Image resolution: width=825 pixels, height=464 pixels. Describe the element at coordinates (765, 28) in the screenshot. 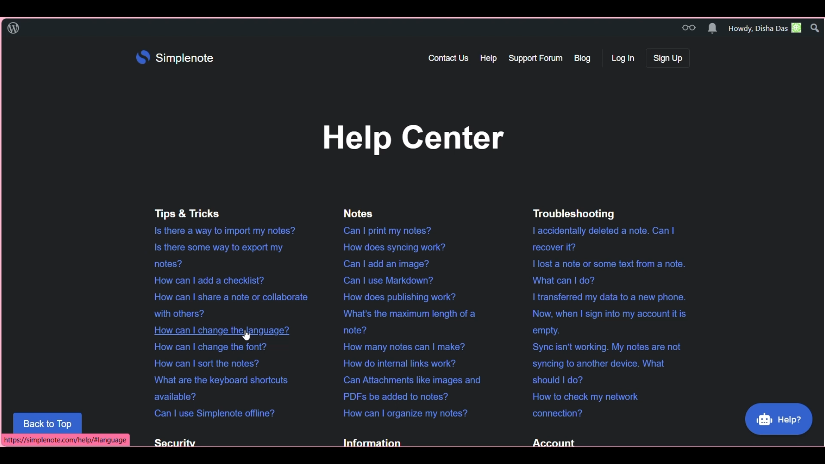

I see `Account greetings and details` at that location.